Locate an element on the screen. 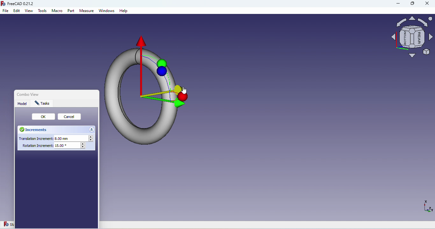 The image size is (435, 229). Macro is located at coordinates (57, 12).